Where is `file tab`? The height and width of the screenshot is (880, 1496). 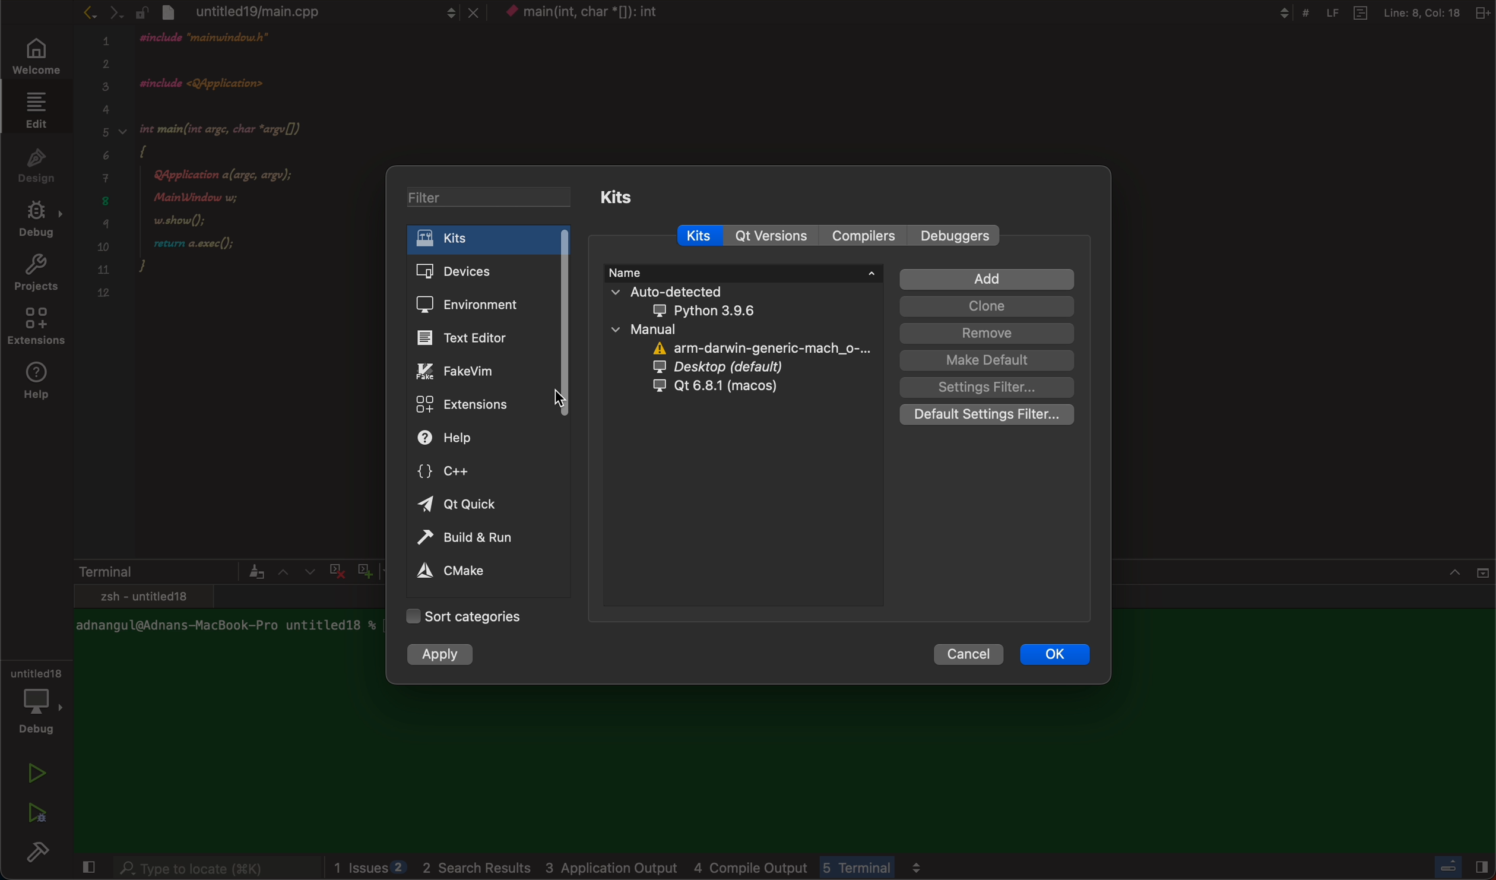
file tab is located at coordinates (308, 11).